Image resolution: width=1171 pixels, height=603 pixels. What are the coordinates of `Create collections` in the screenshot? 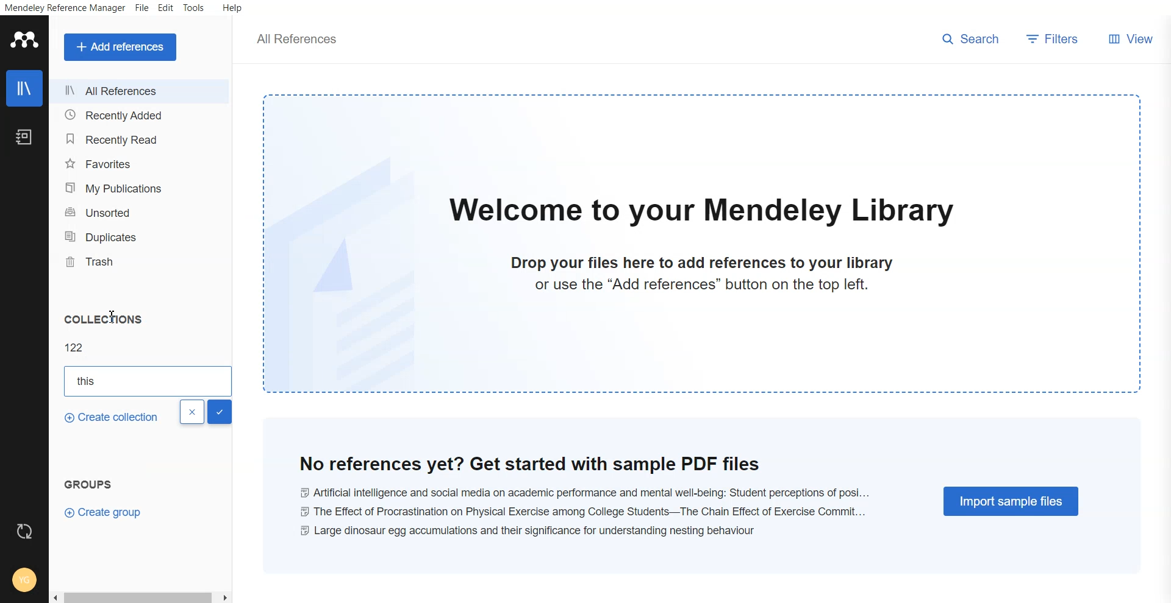 It's located at (116, 417).